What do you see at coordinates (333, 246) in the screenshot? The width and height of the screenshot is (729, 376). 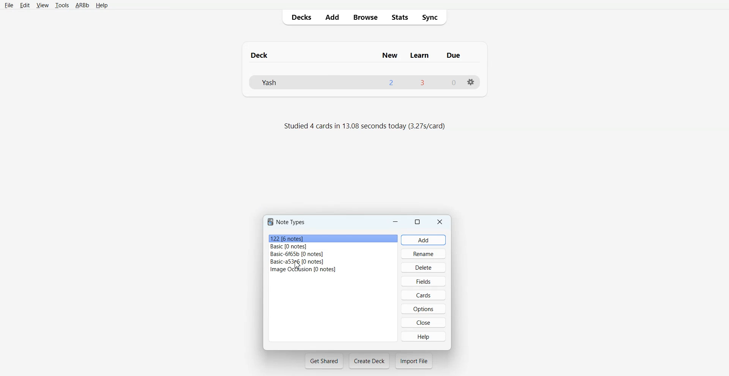 I see `FileBasic[0 notes]` at bounding box center [333, 246].